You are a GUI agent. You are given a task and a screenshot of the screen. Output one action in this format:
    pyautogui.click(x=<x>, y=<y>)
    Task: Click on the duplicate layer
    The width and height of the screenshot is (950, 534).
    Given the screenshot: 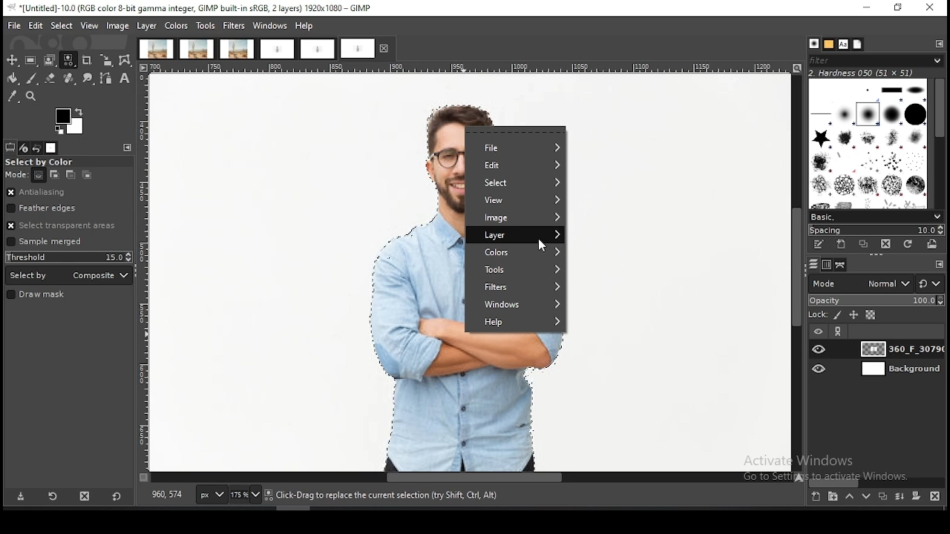 What is the action you would take?
    pyautogui.click(x=881, y=495)
    